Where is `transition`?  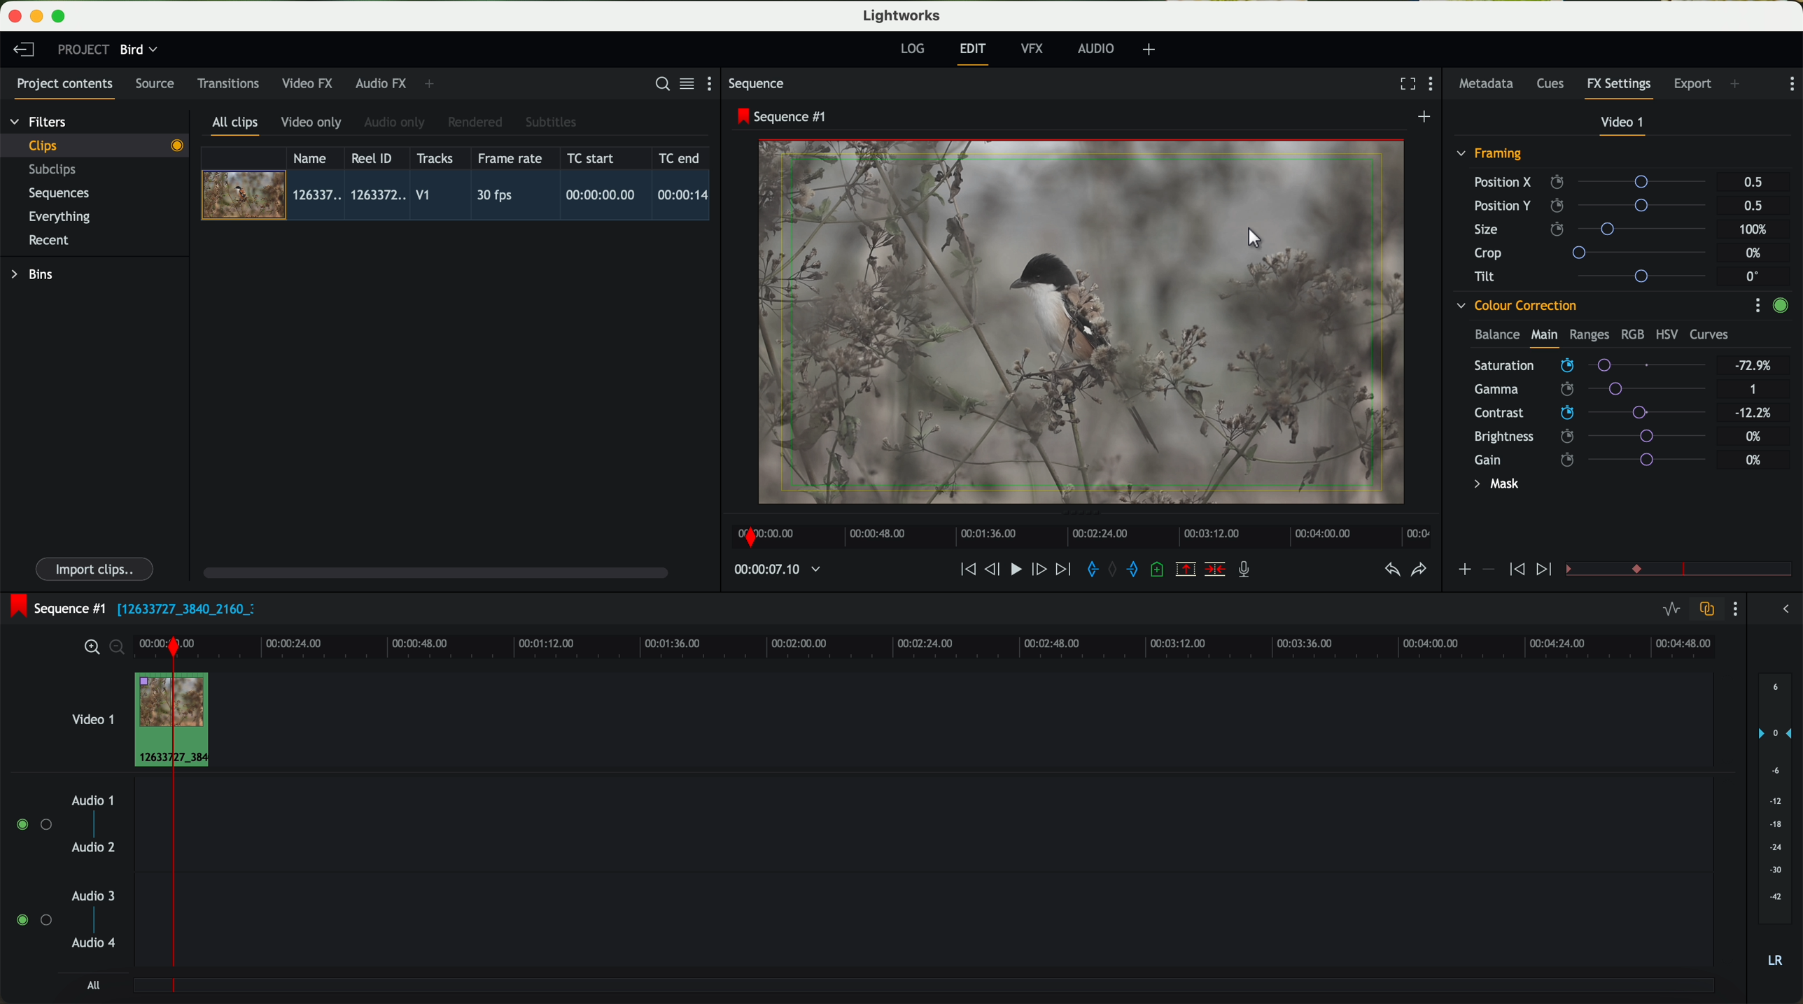
transition is located at coordinates (1699, 570).